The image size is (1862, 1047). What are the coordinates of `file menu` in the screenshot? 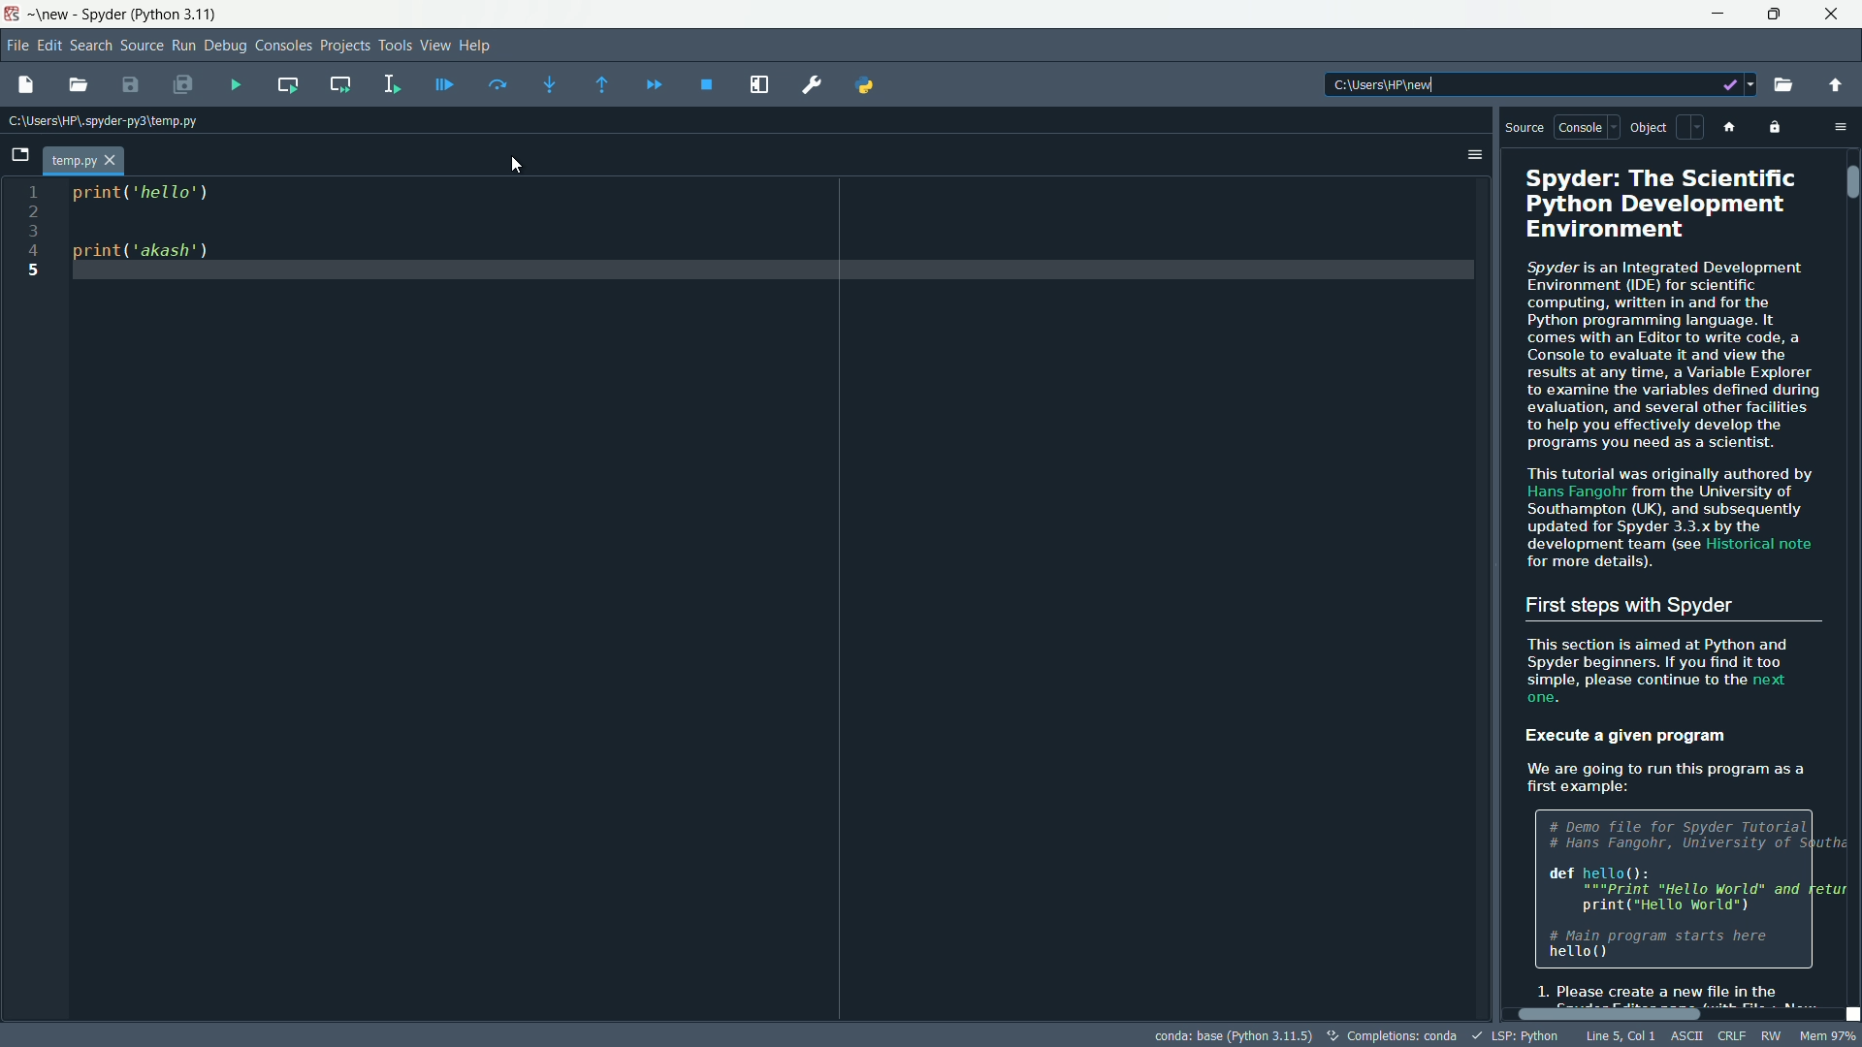 It's located at (19, 44).